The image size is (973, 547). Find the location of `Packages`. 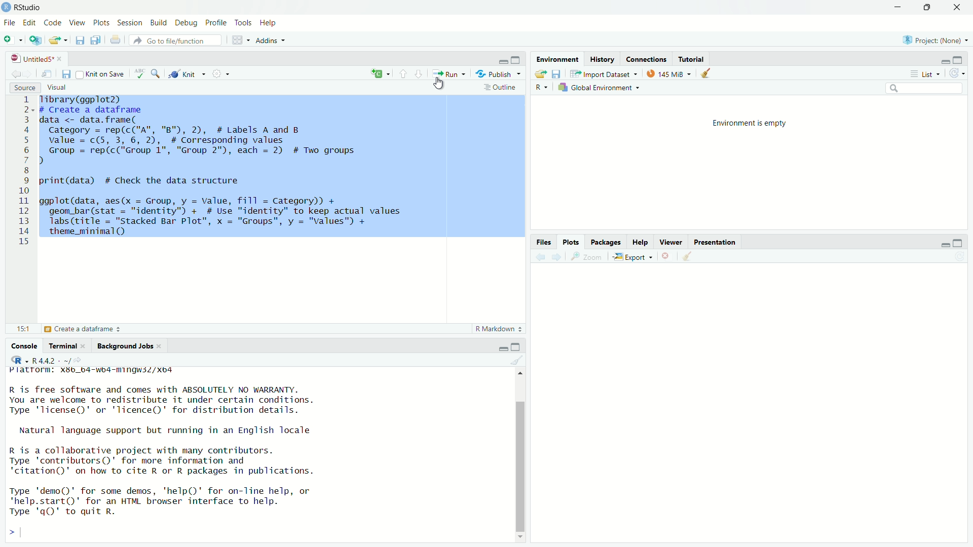

Packages is located at coordinates (604, 241).